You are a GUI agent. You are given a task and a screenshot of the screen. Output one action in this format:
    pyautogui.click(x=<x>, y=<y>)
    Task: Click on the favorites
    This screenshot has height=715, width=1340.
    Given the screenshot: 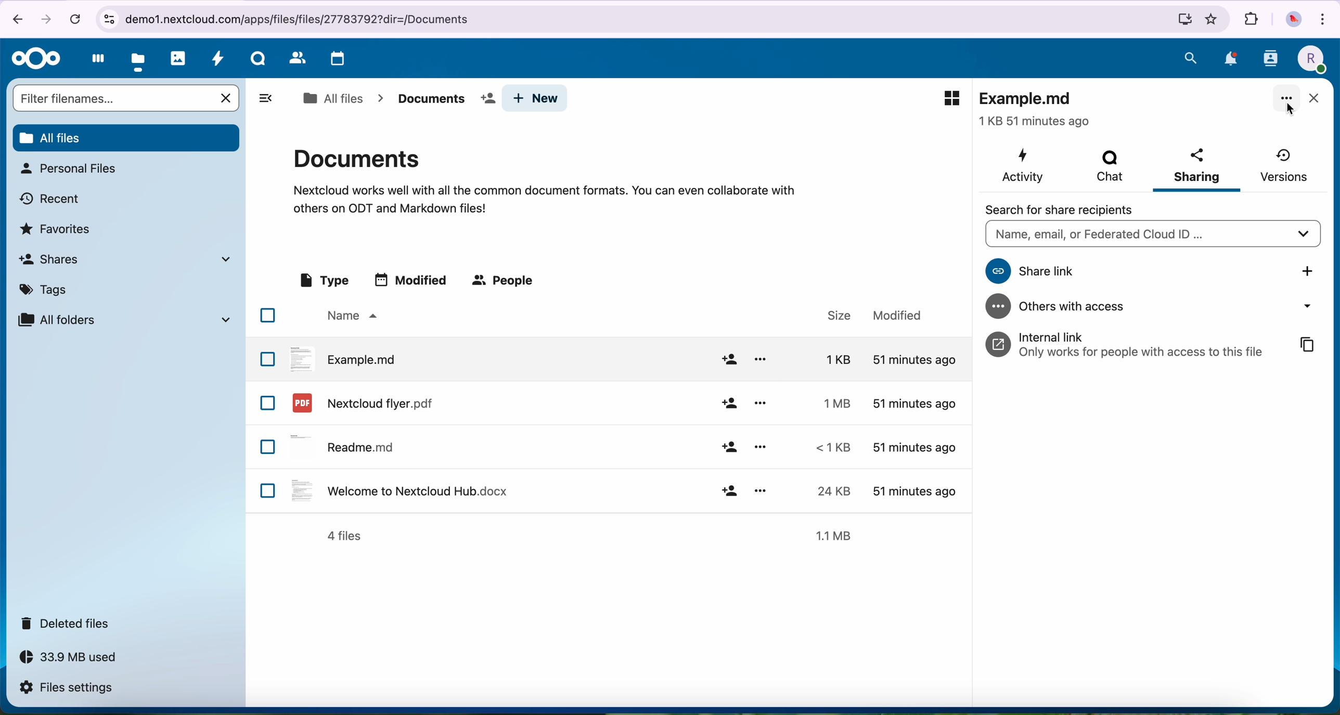 What is the action you would take?
    pyautogui.click(x=1213, y=19)
    